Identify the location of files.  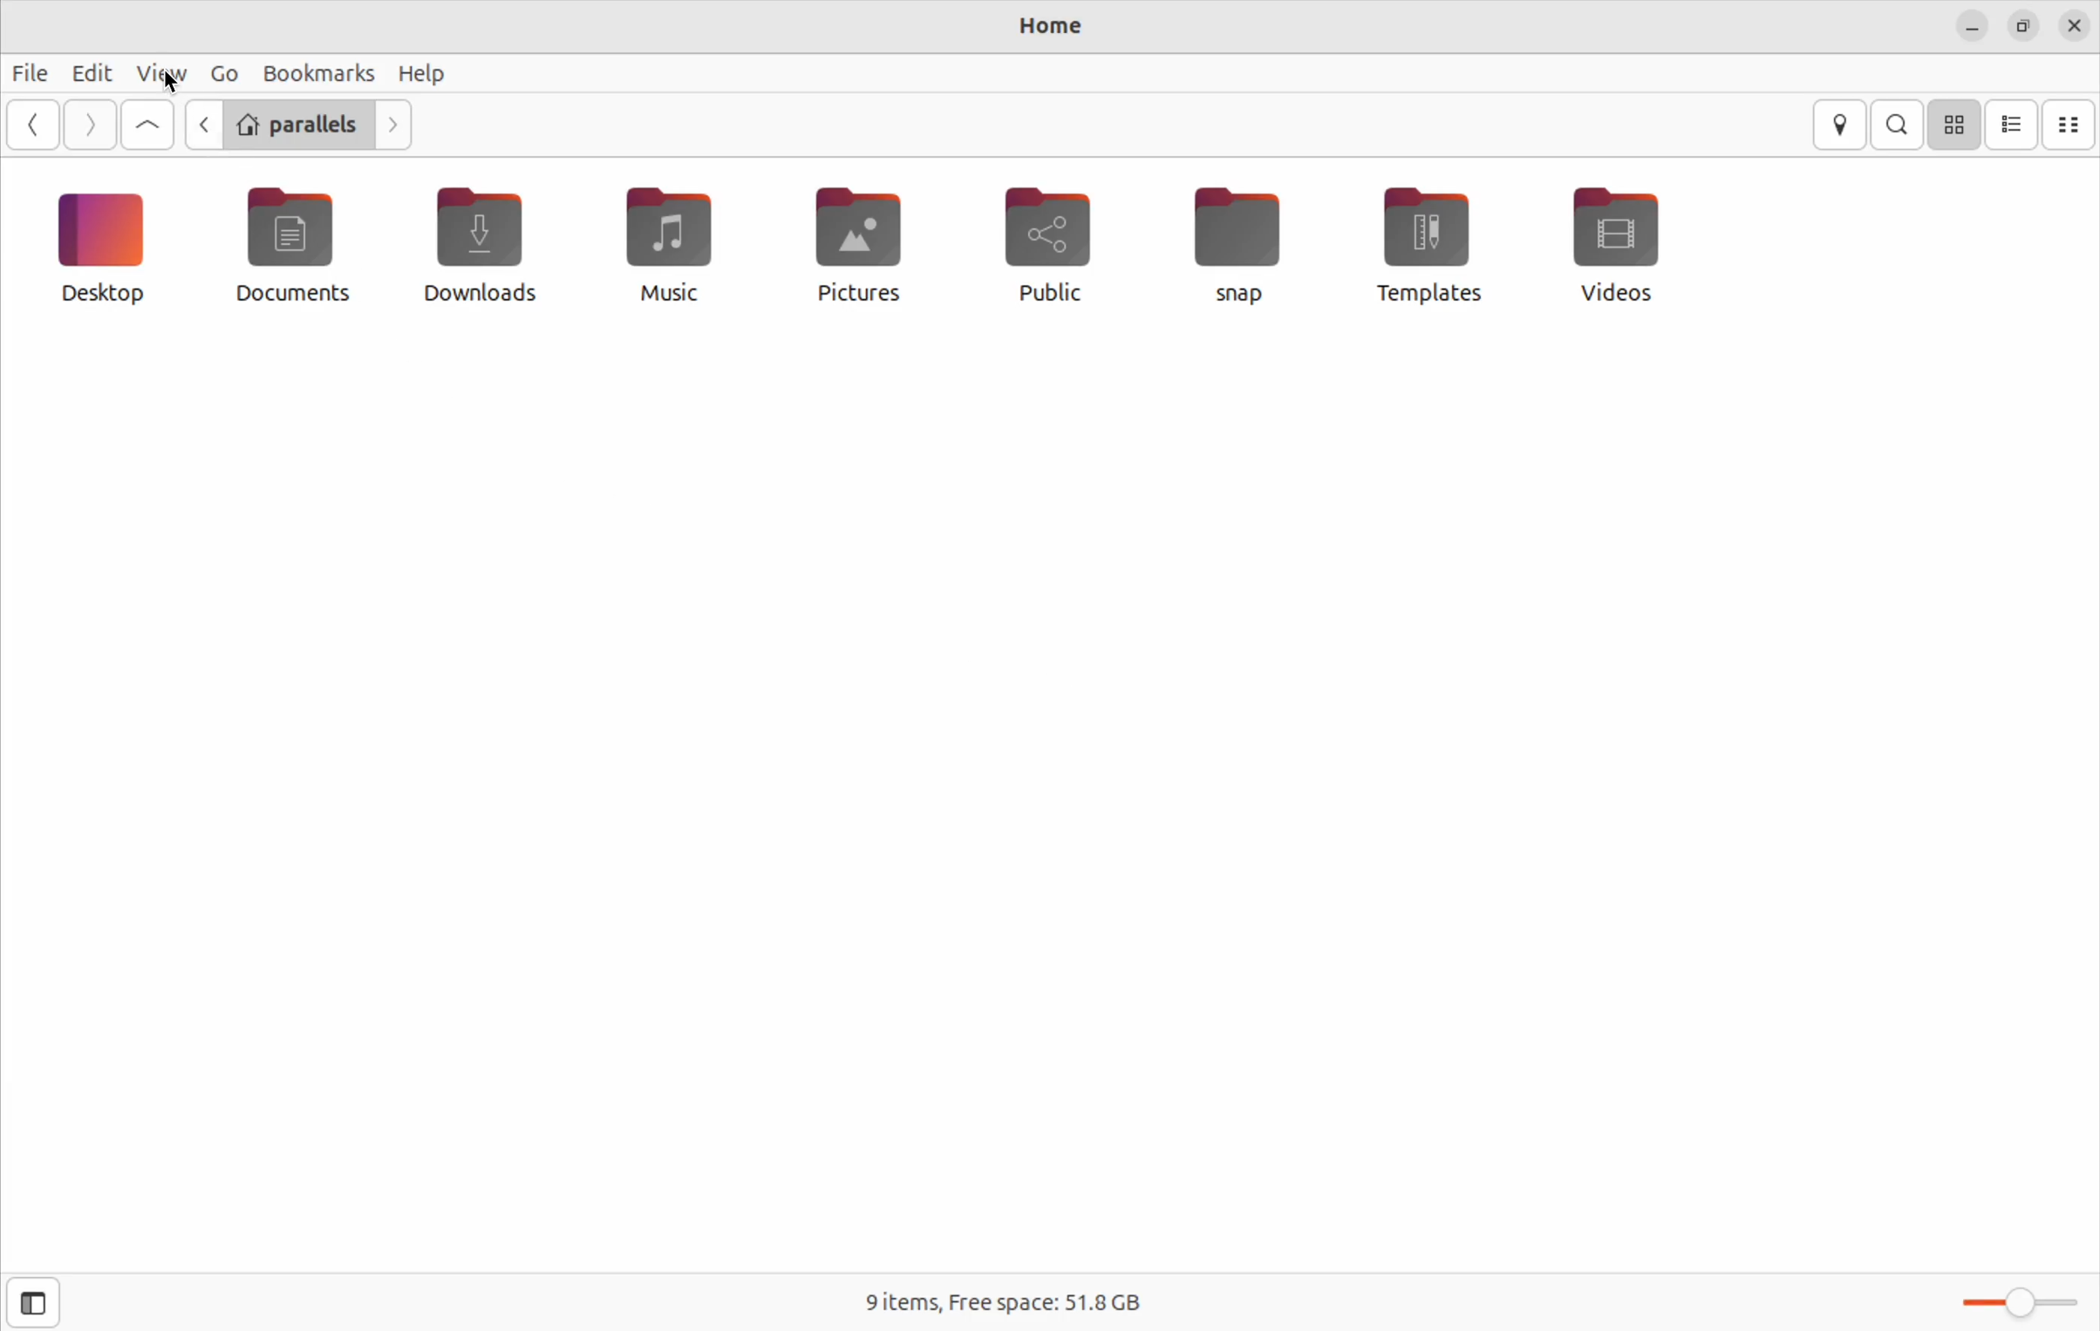
(31, 67).